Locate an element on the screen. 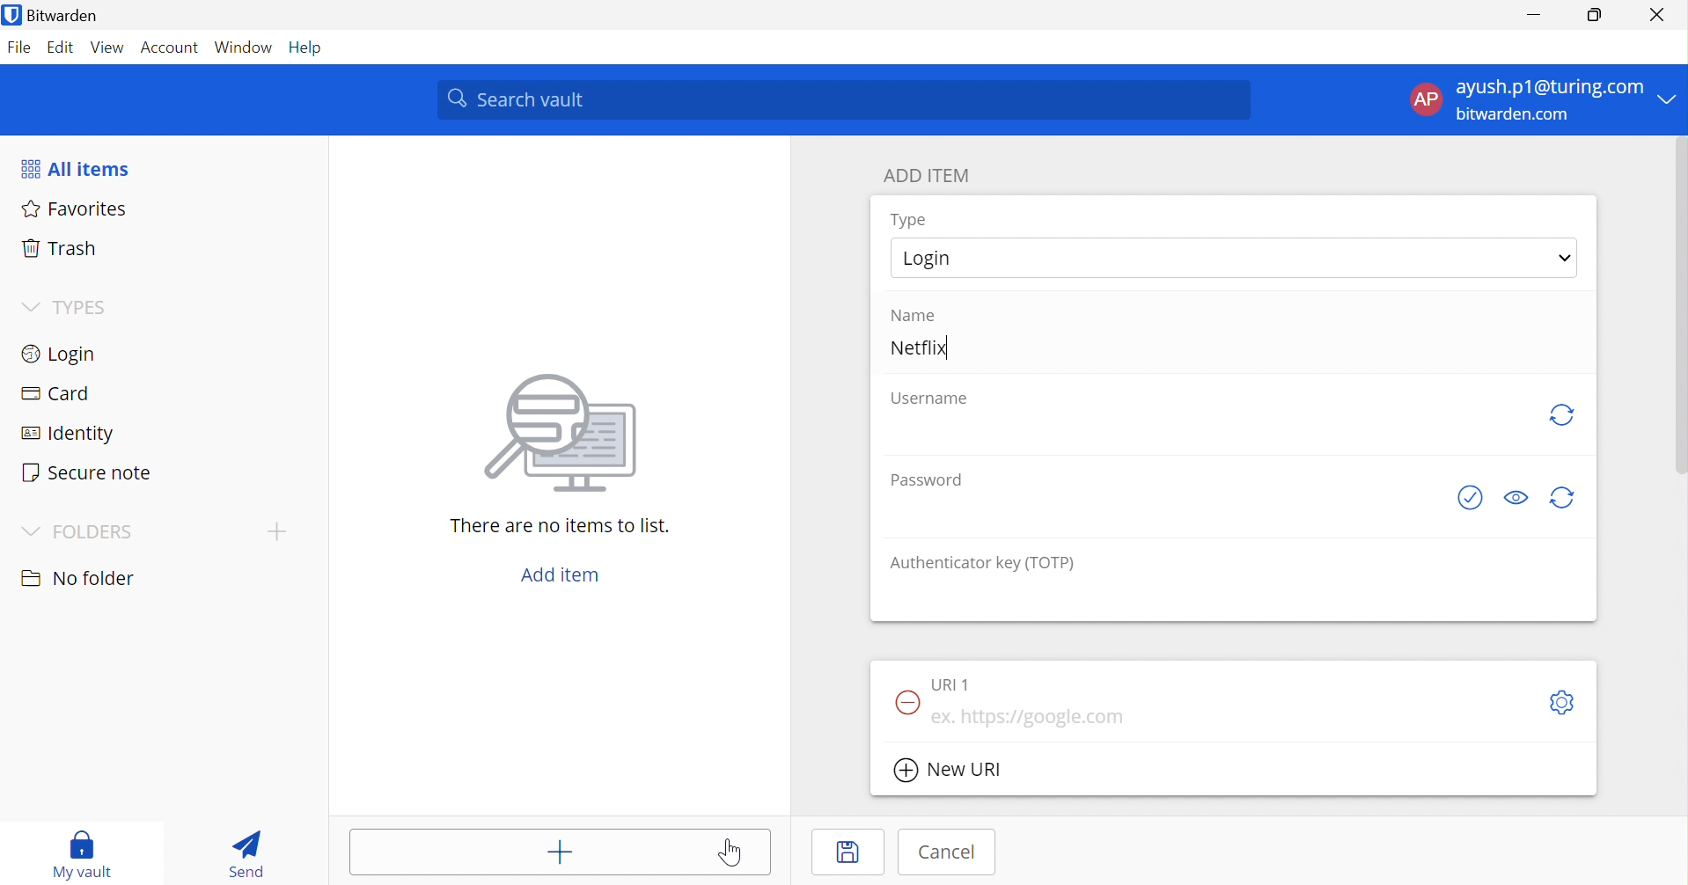 The height and width of the screenshot is (885, 1688). Identity is located at coordinates (63, 432).